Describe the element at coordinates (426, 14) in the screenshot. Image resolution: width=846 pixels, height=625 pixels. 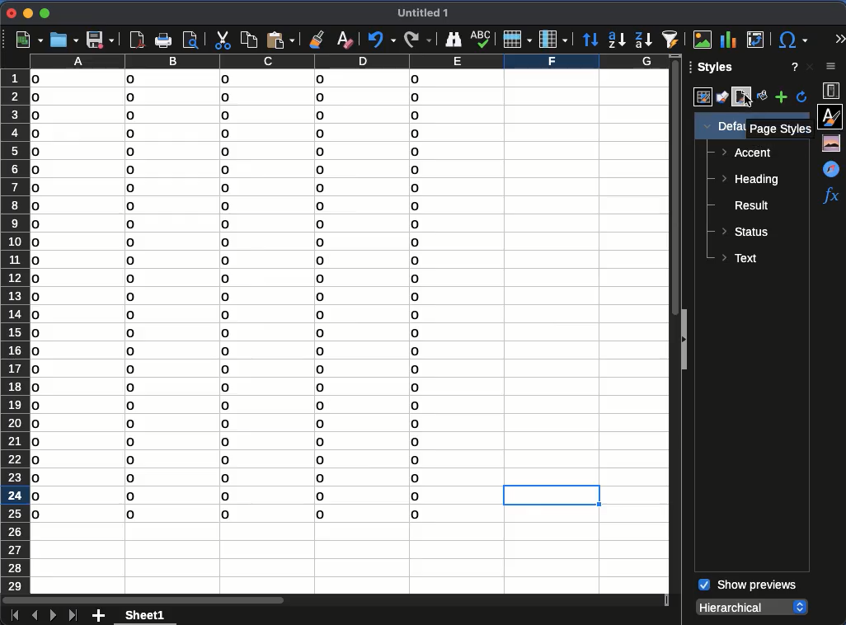
I see `untitled` at that location.